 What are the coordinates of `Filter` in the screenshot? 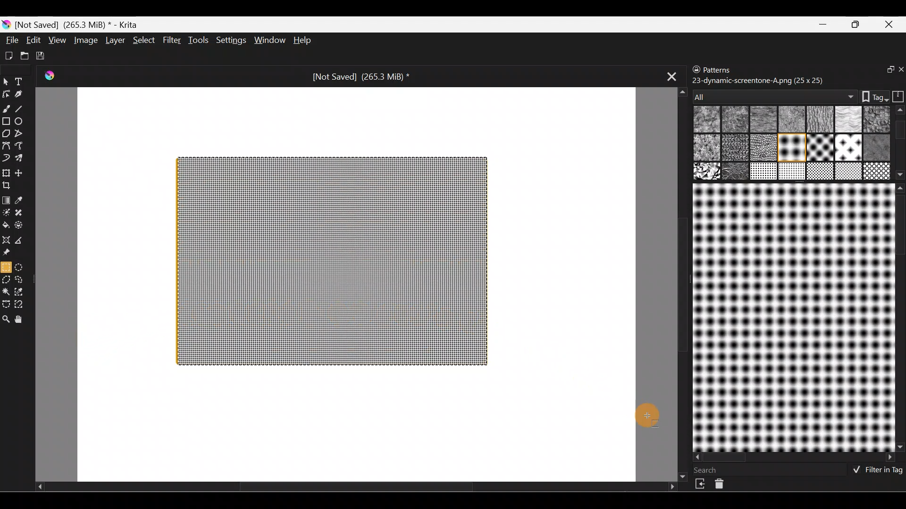 It's located at (172, 39).